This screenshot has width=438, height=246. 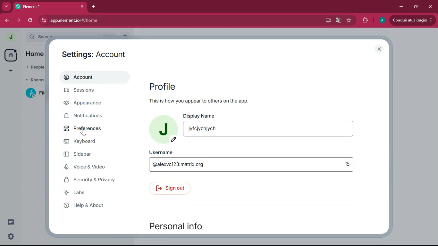 I want to click on google translate , so click(x=337, y=21).